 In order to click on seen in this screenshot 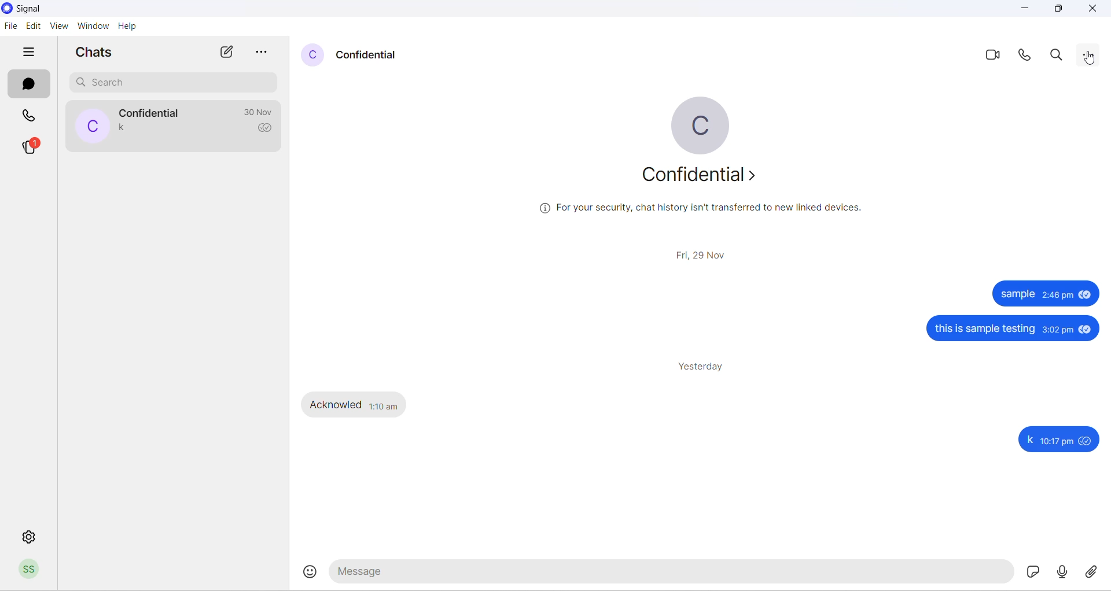, I will do `click(1087, 329)`.